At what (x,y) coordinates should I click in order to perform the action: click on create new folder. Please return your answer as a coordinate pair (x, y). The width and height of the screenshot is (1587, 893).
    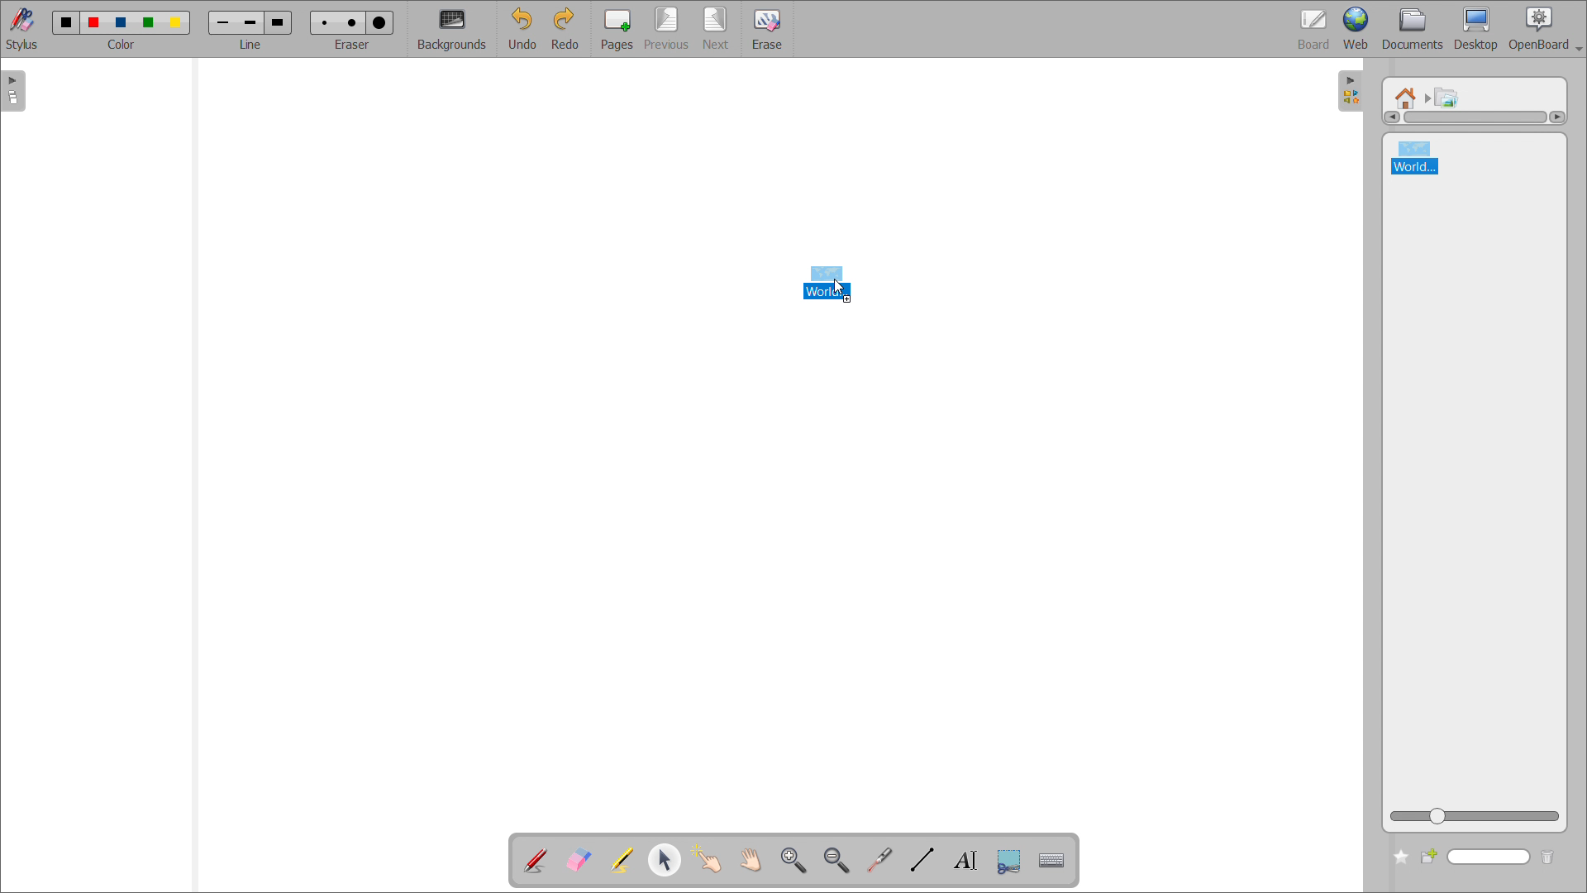
    Looking at the image, I should click on (1428, 858).